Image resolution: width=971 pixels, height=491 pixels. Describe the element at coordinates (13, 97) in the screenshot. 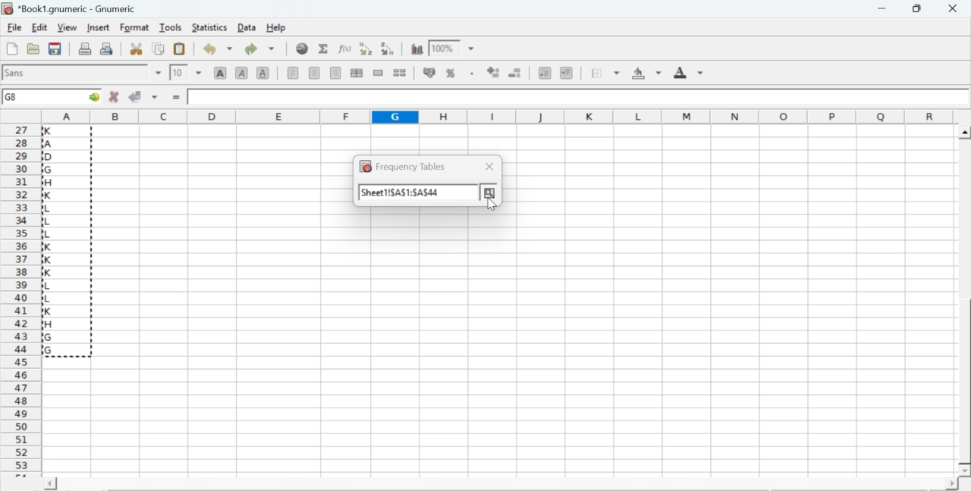

I see `G8` at that location.